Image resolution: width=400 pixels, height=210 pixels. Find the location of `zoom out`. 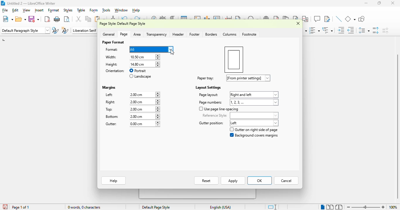

zoom out is located at coordinates (349, 207).